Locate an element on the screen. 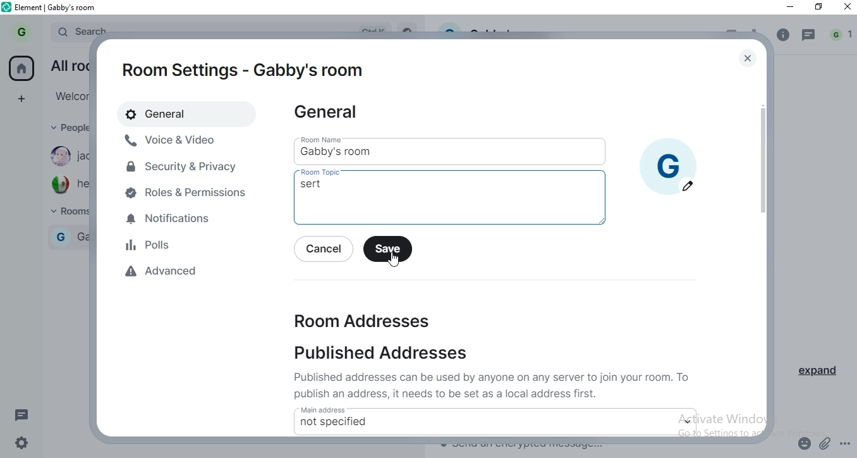 This screenshot has height=458, width=857. roles & permissions is located at coordinates (188, 194).